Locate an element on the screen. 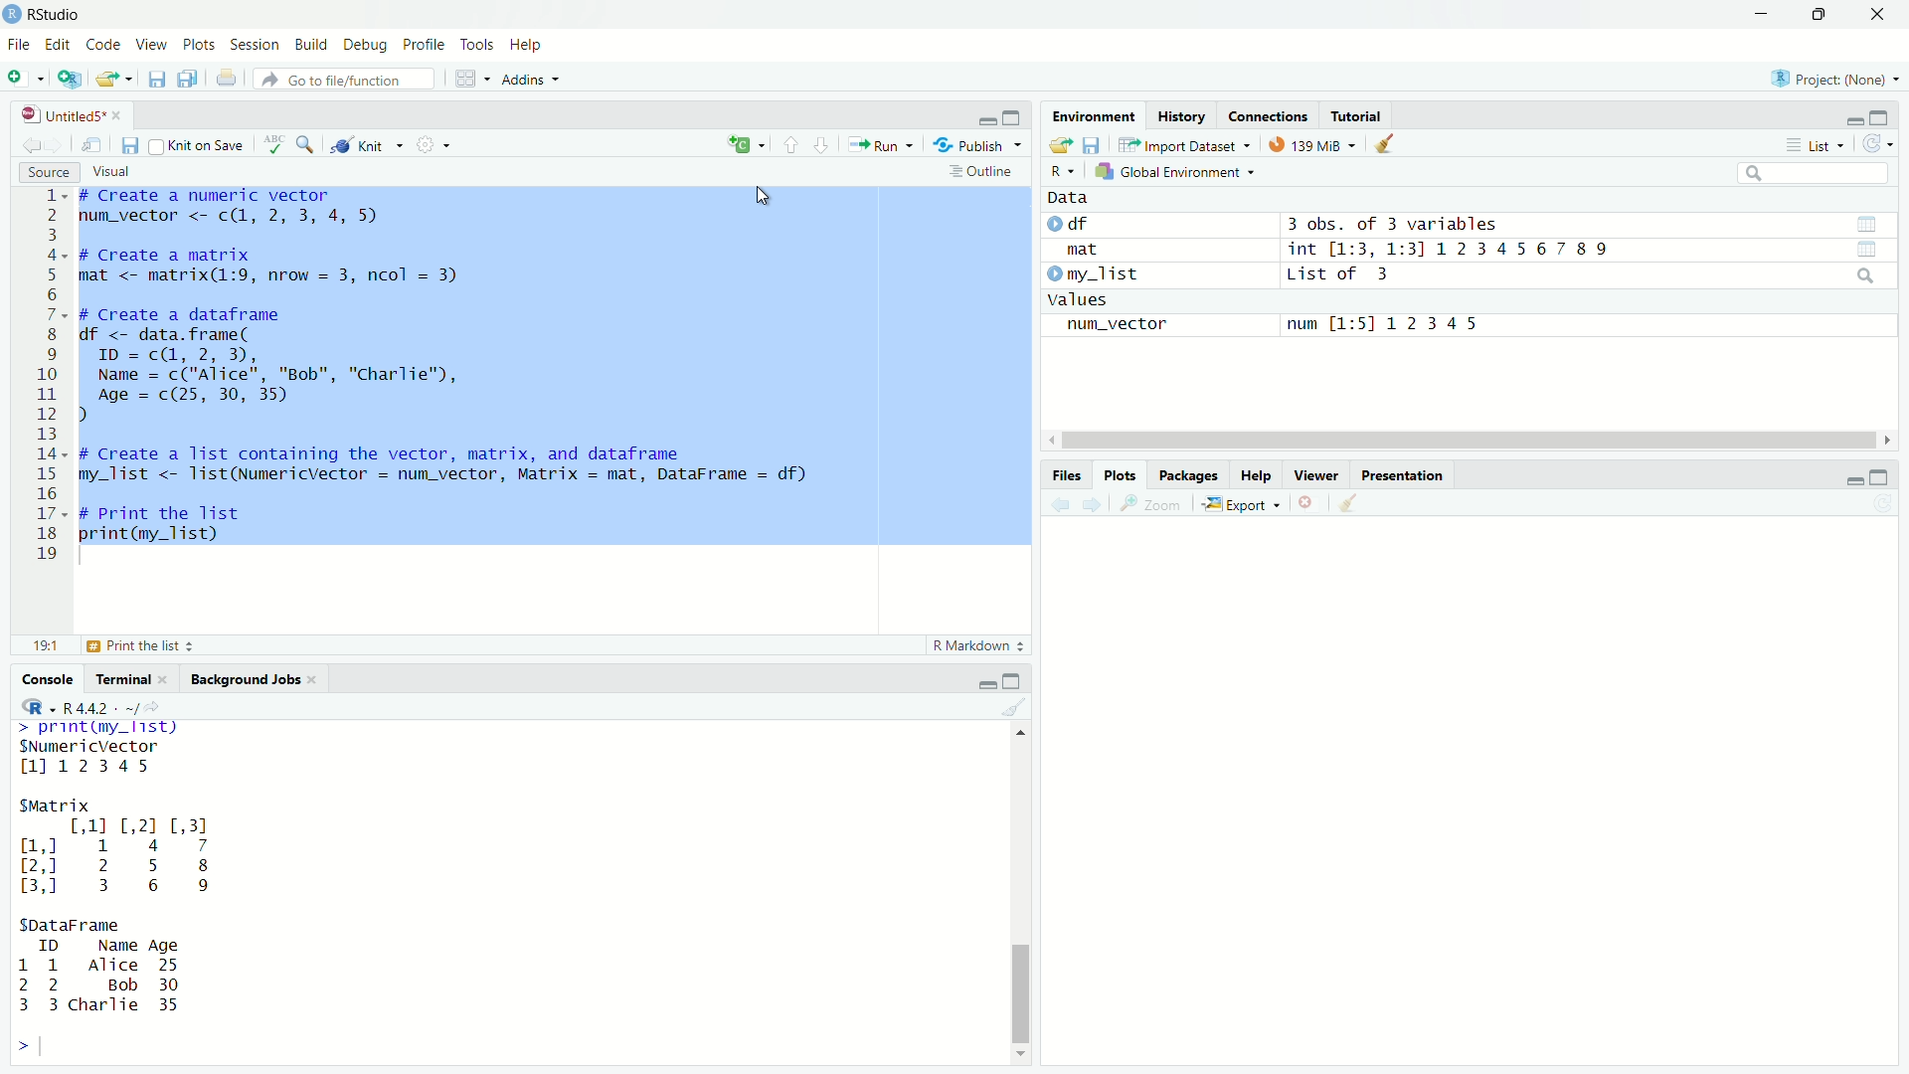  clear is located at coordinates (1350, 508).